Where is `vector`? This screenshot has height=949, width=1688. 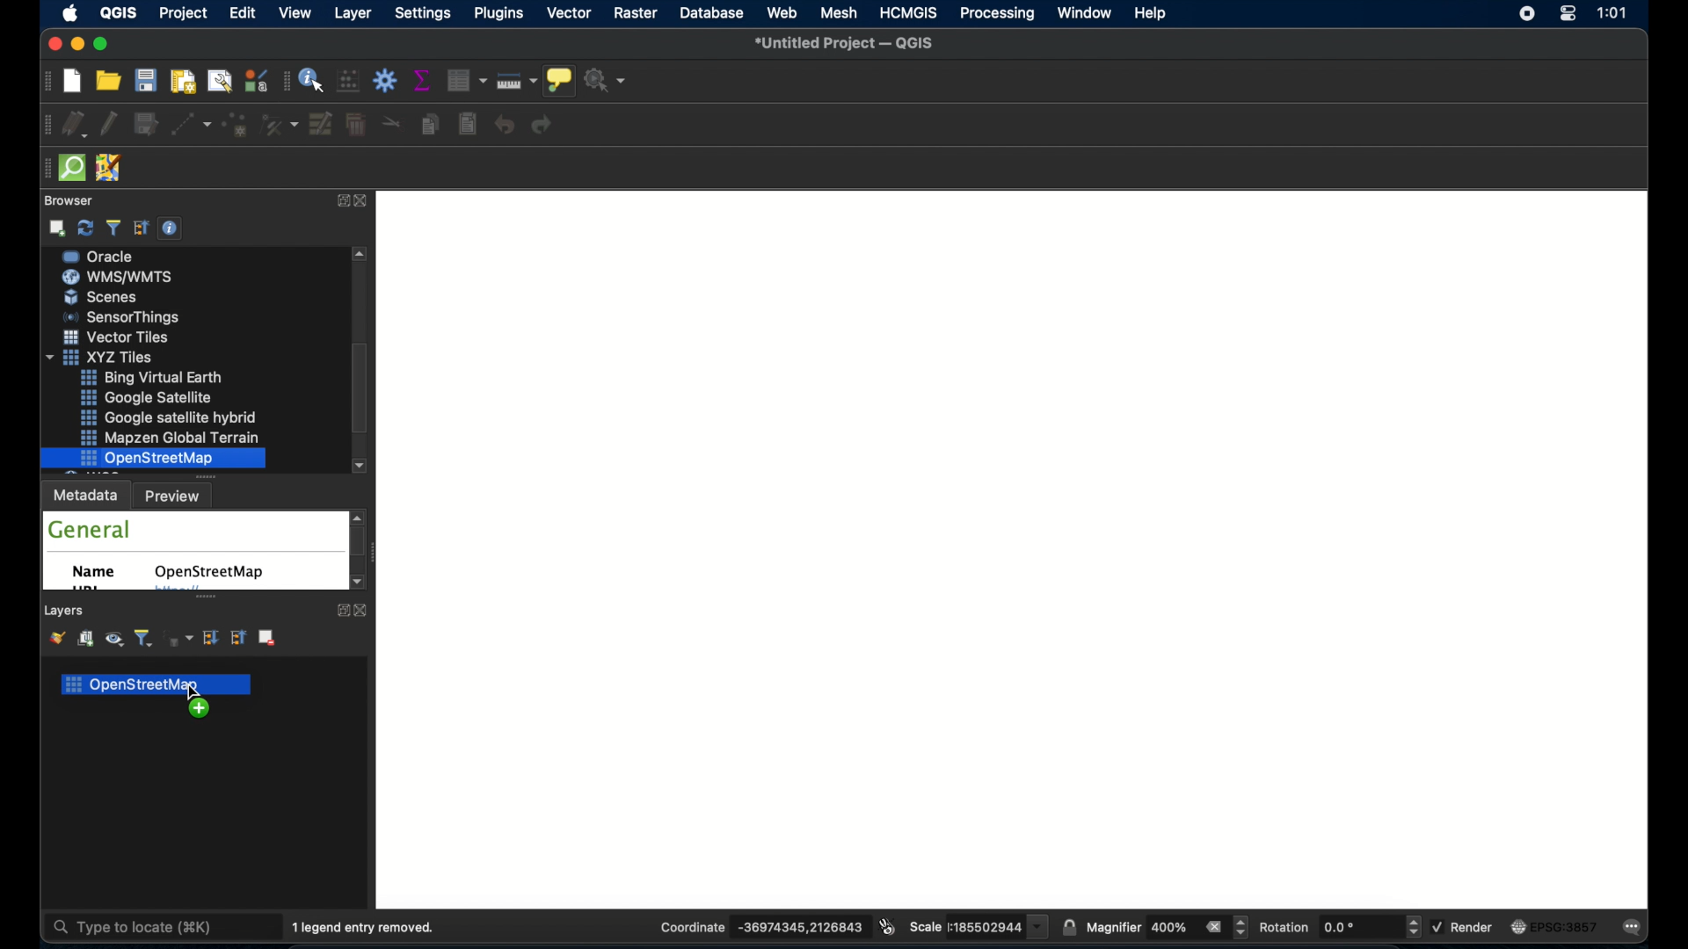
vector is located at coordinates (571, 13).